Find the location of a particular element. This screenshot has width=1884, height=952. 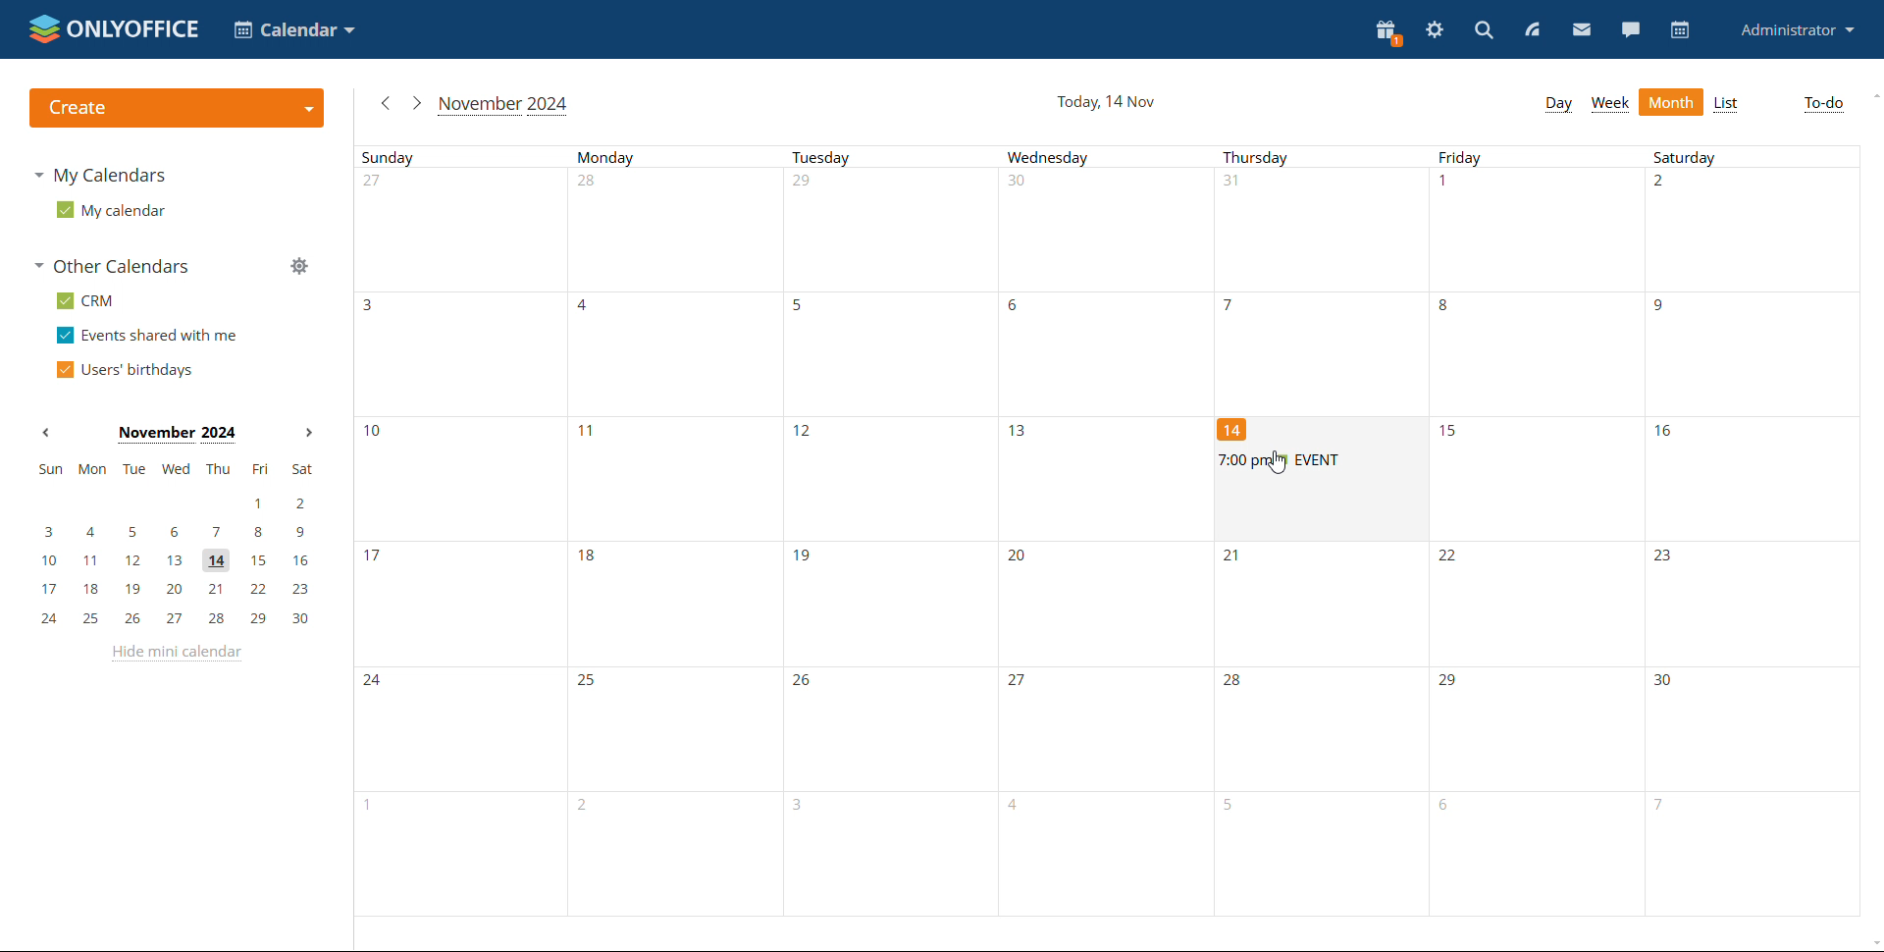

number is located at coordinates (1655, 808).